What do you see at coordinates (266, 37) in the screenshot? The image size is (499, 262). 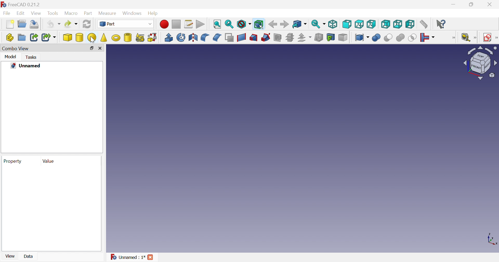 I see `Sweep...` at bounding box center [266, 37].